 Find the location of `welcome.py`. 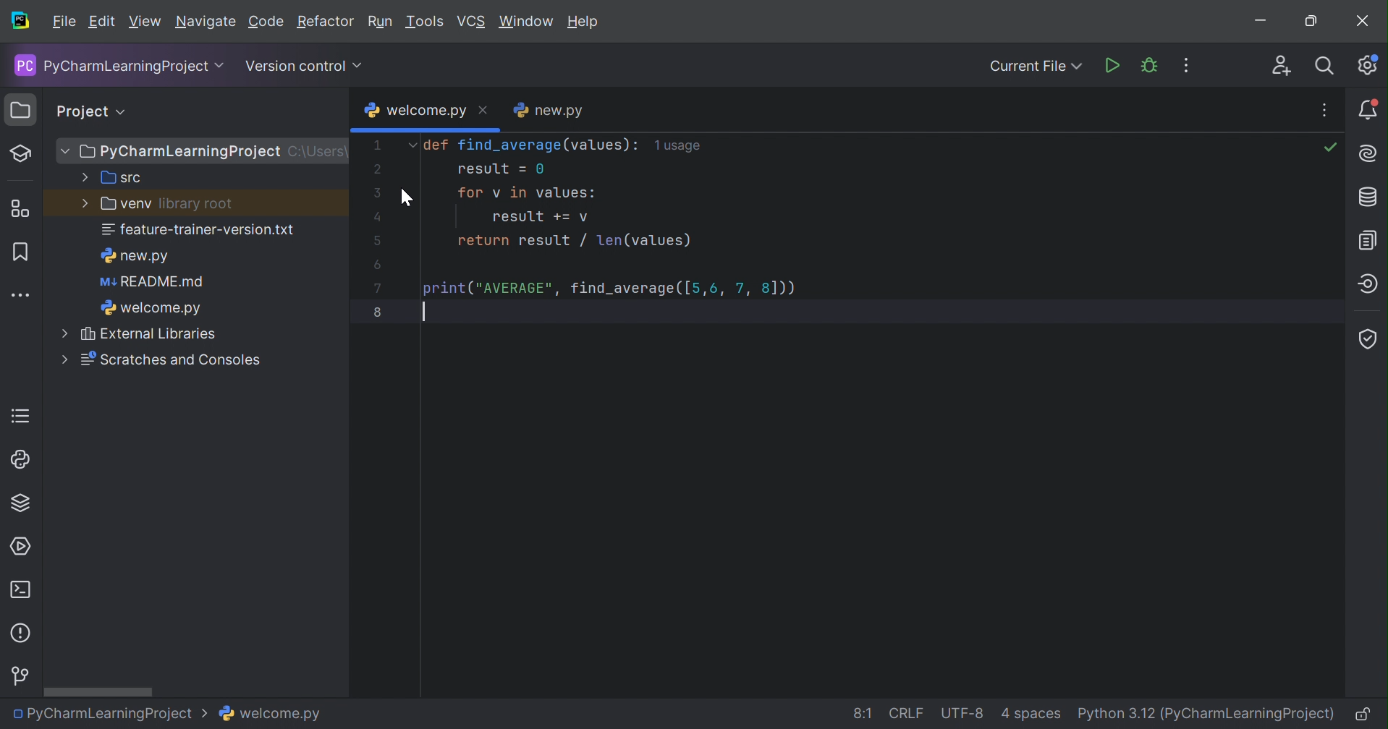

welcome.py is located at coordinates (153, 308).